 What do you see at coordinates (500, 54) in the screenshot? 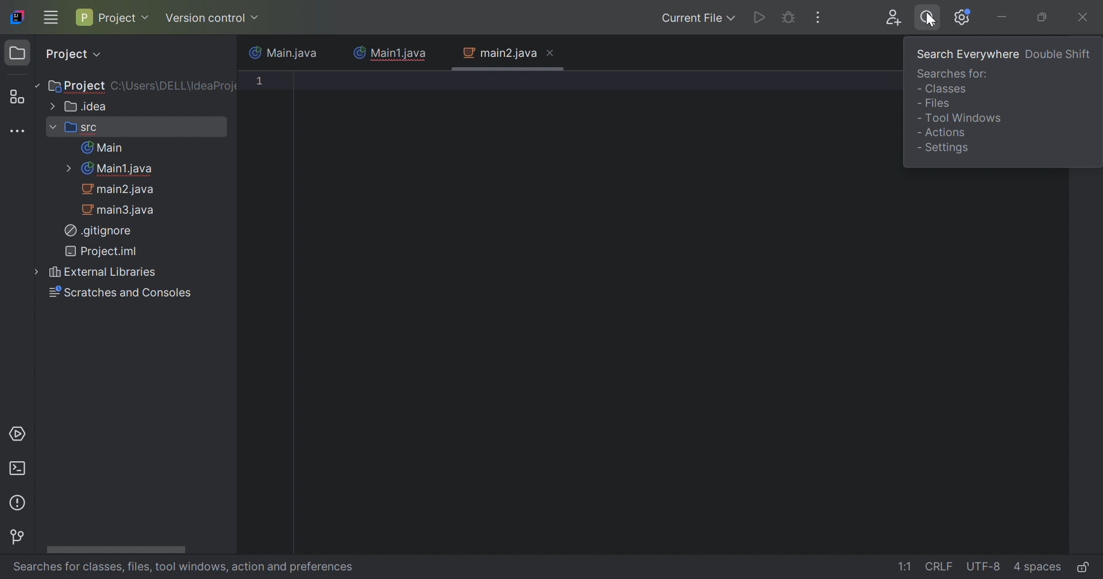
I see `main2.java` at bounding box center [500, 54].